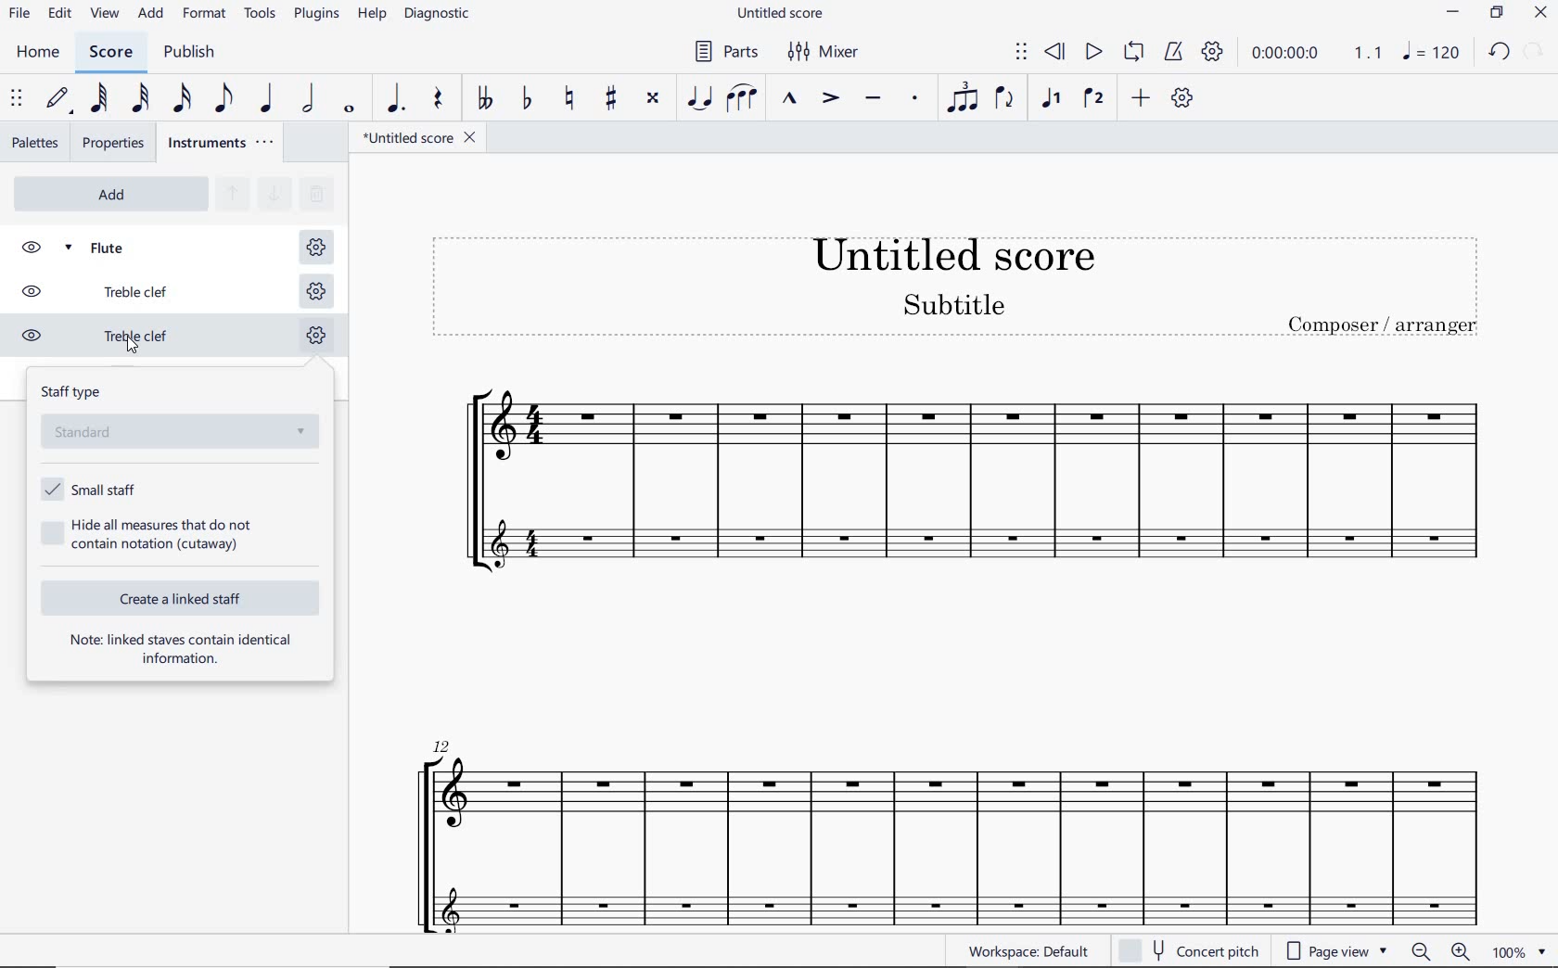  I want to click on METRONOME, so click(1175, 53).